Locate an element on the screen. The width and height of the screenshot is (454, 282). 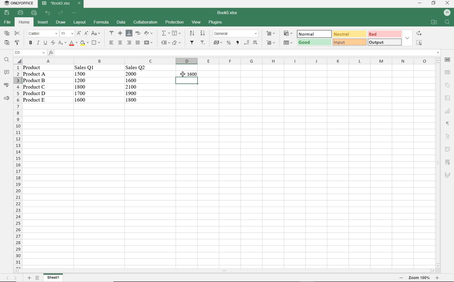
good is located at coordinates (313, 42).